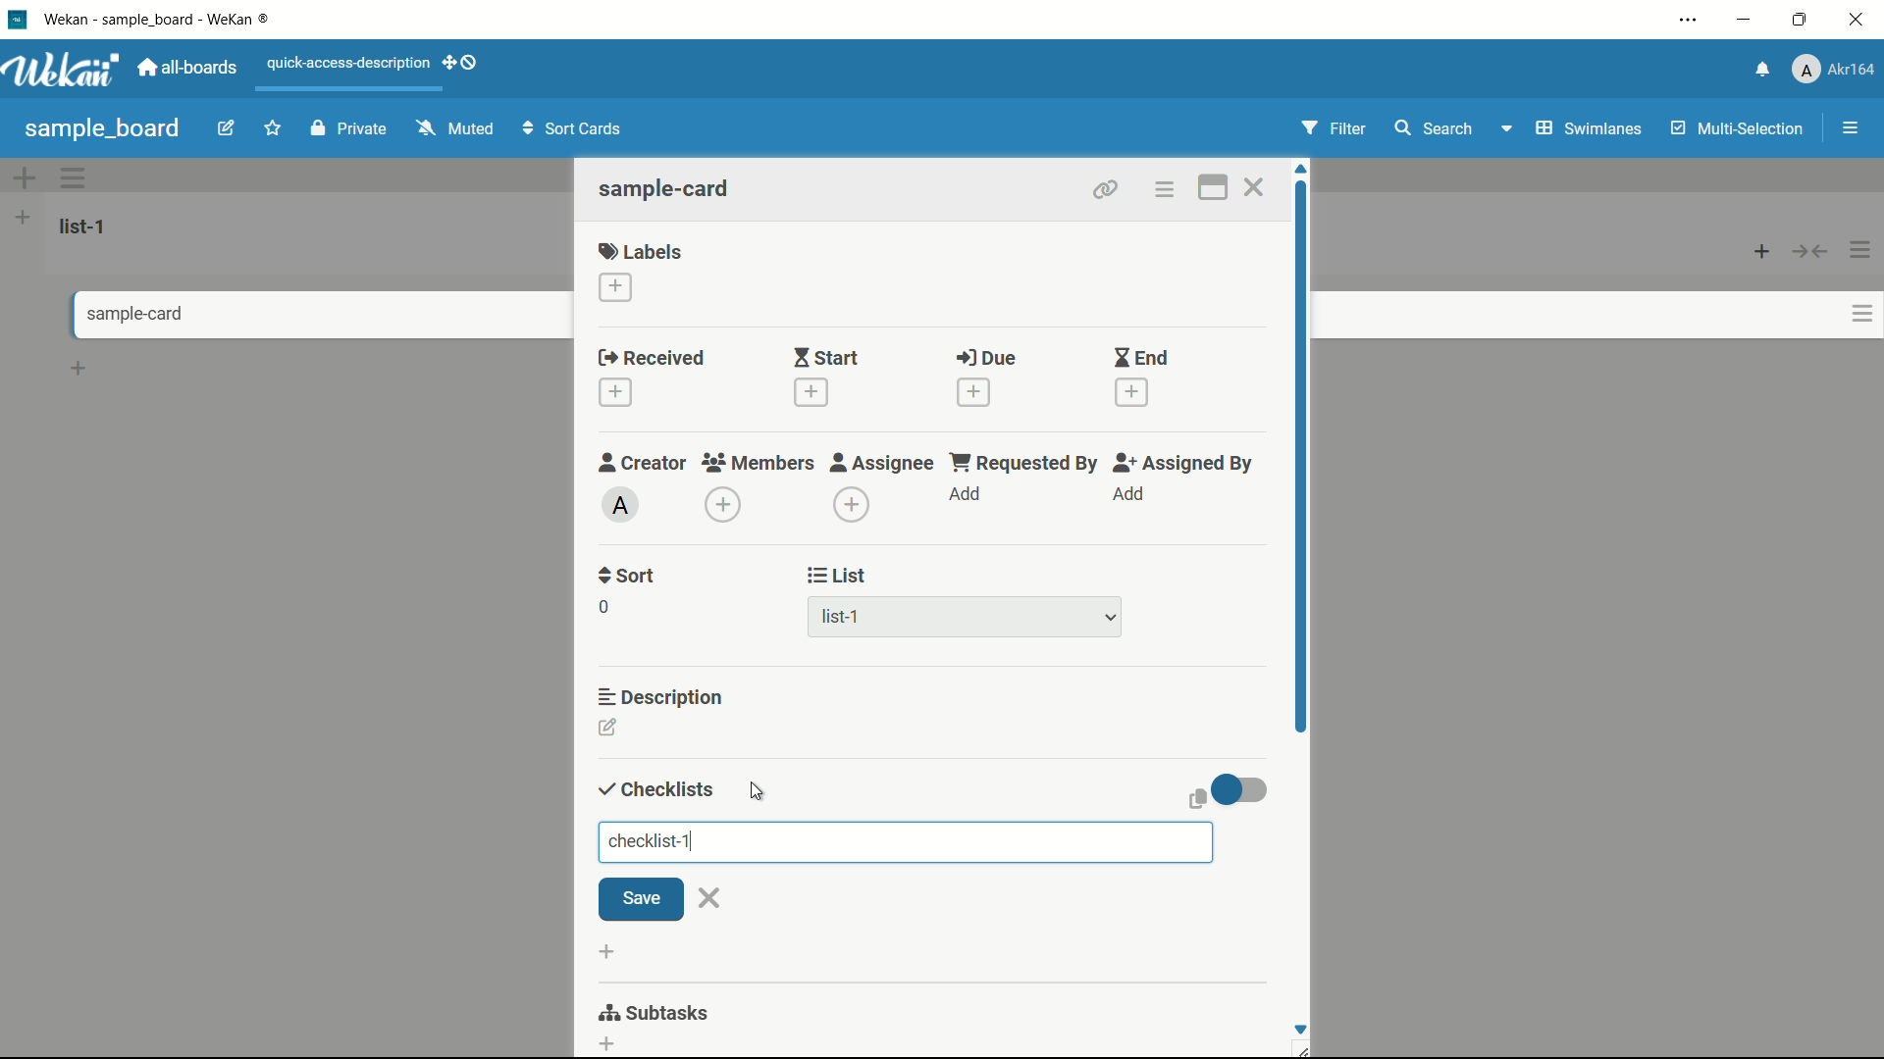 The height and width of the screenshot is (1059, 1884). What do you see at coordinates (1862, 314) in the screenshot?
I see `card actions` at bounding box center [1862, 314].